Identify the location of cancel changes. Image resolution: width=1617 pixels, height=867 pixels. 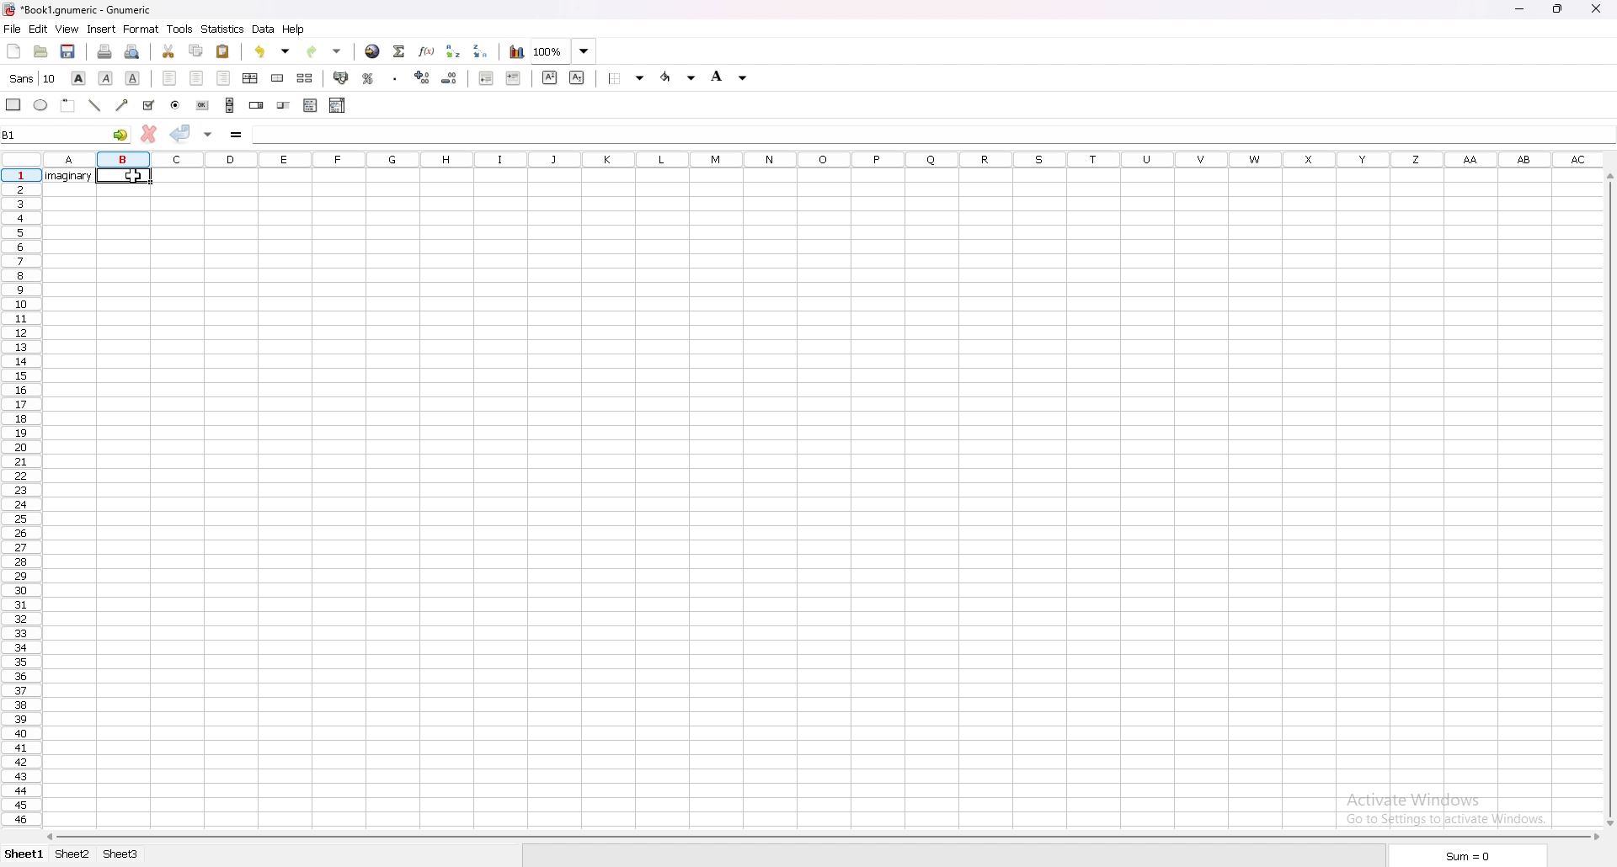
(149, 134).